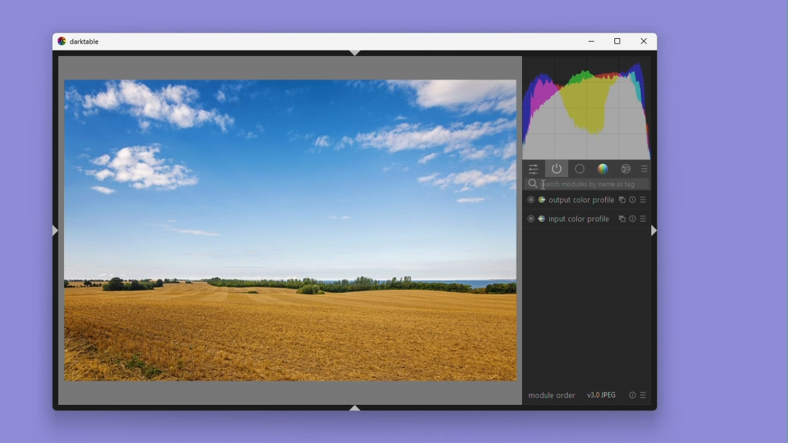 This screenshot has height=443, width=788. Describe the element at coordinates (616, 41) in the screenshot. I see `Maximize` at that location.